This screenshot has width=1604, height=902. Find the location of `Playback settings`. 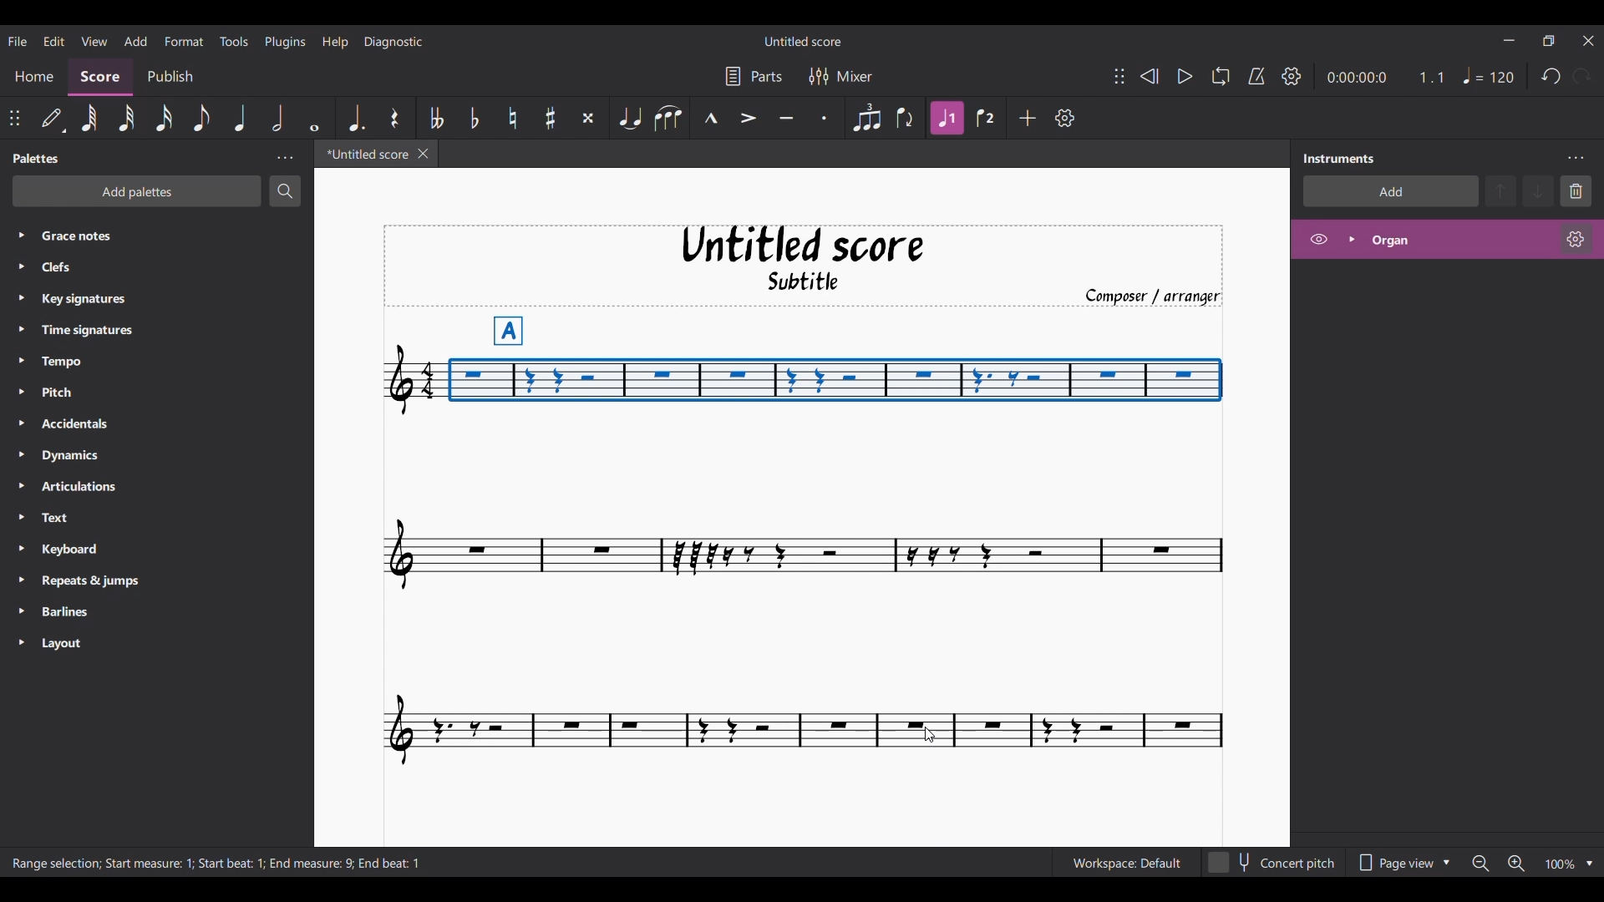

Playback settings is located at coordinates (1292, 75).